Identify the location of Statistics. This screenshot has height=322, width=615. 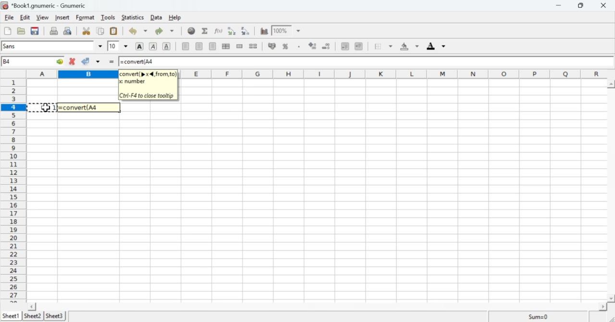
(133, 17).